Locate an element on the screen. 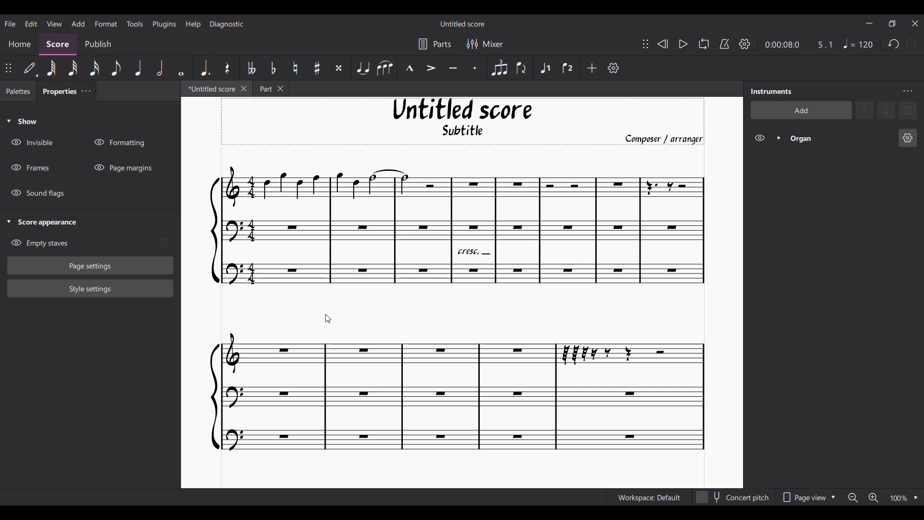 The height and width of the screenshot is (520, 924). Score section is located at coordinates (58, 43).